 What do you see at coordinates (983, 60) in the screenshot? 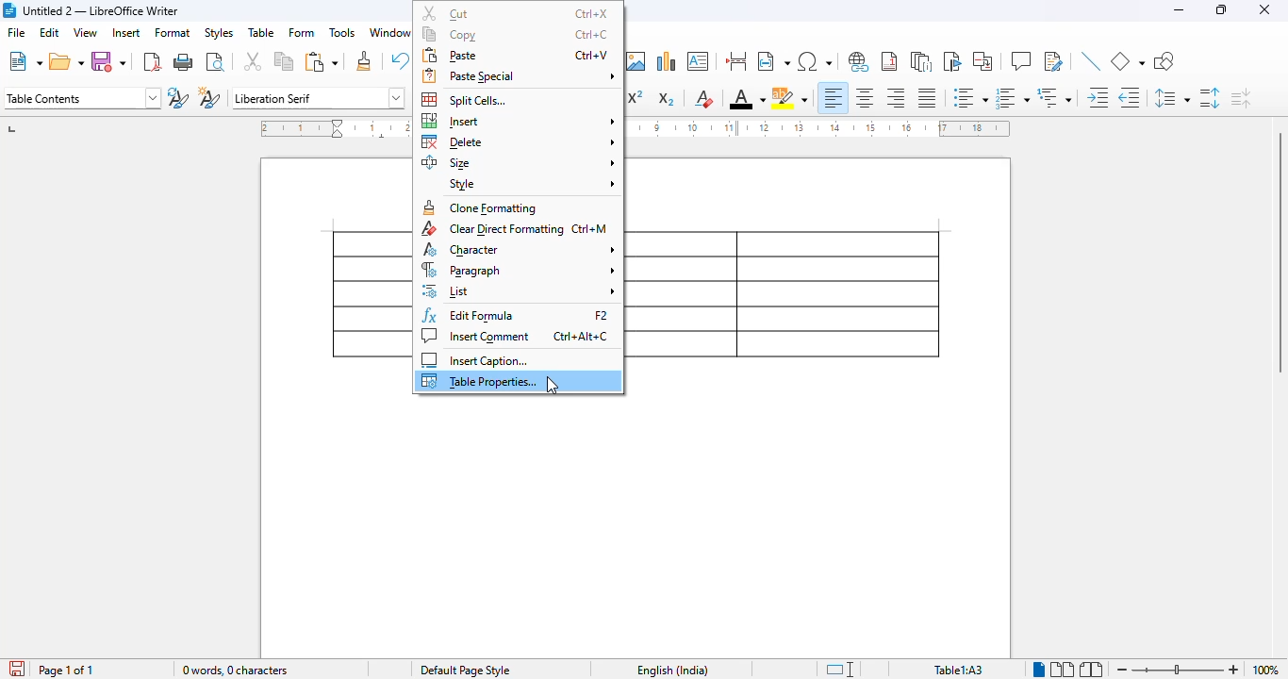
I see `insert cross-reference` at bounding box center [983, 60].